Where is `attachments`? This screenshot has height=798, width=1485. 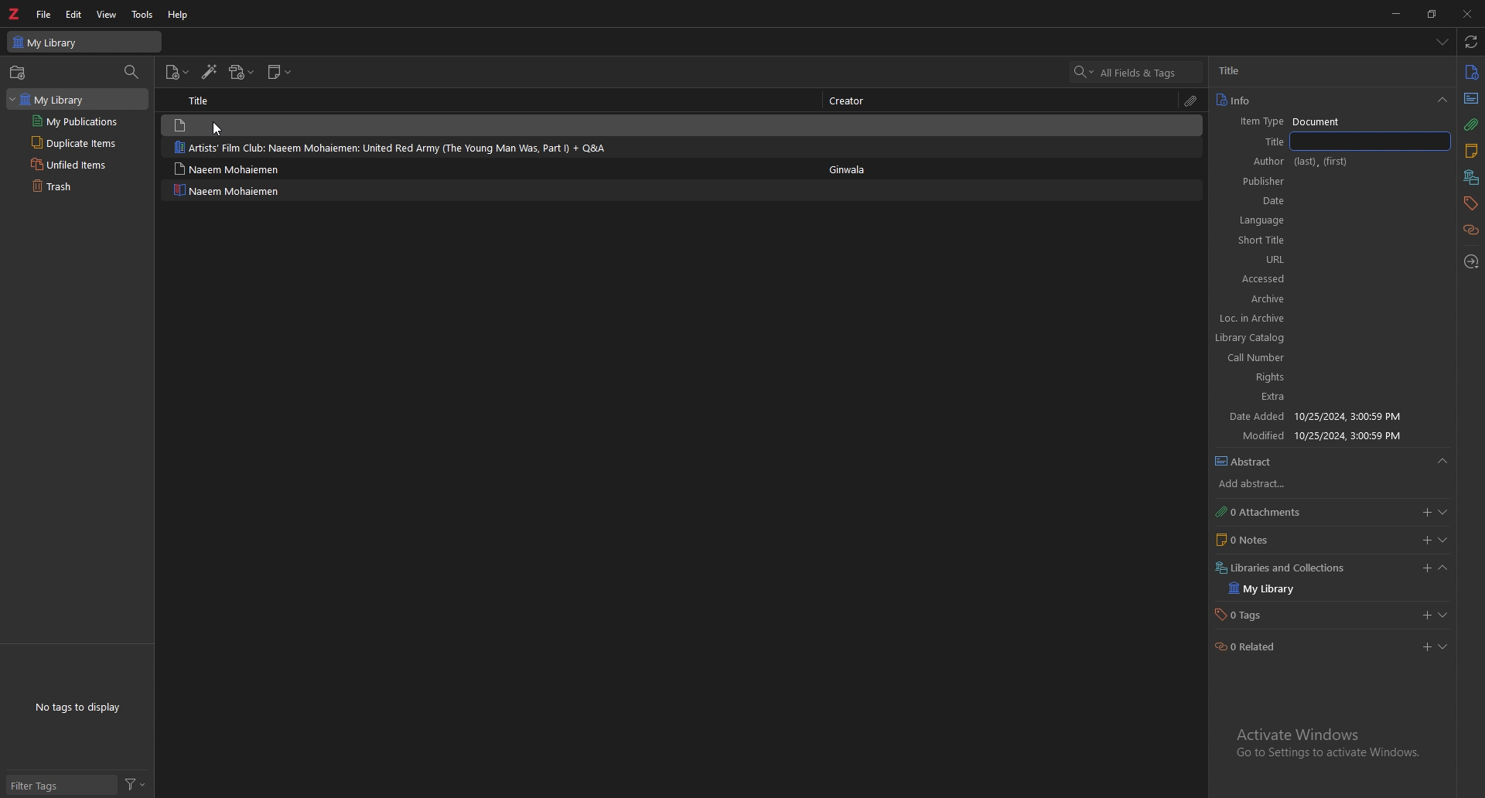 attachments is located at coordinates (1471, 124).